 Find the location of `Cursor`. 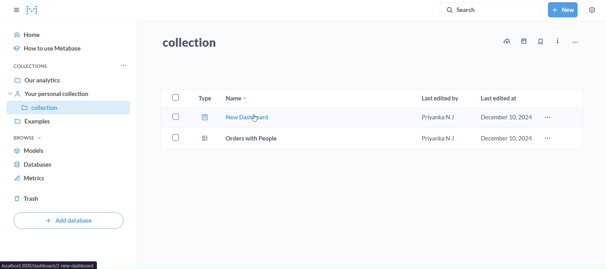

Cursor is located at coordinates (255, 118).